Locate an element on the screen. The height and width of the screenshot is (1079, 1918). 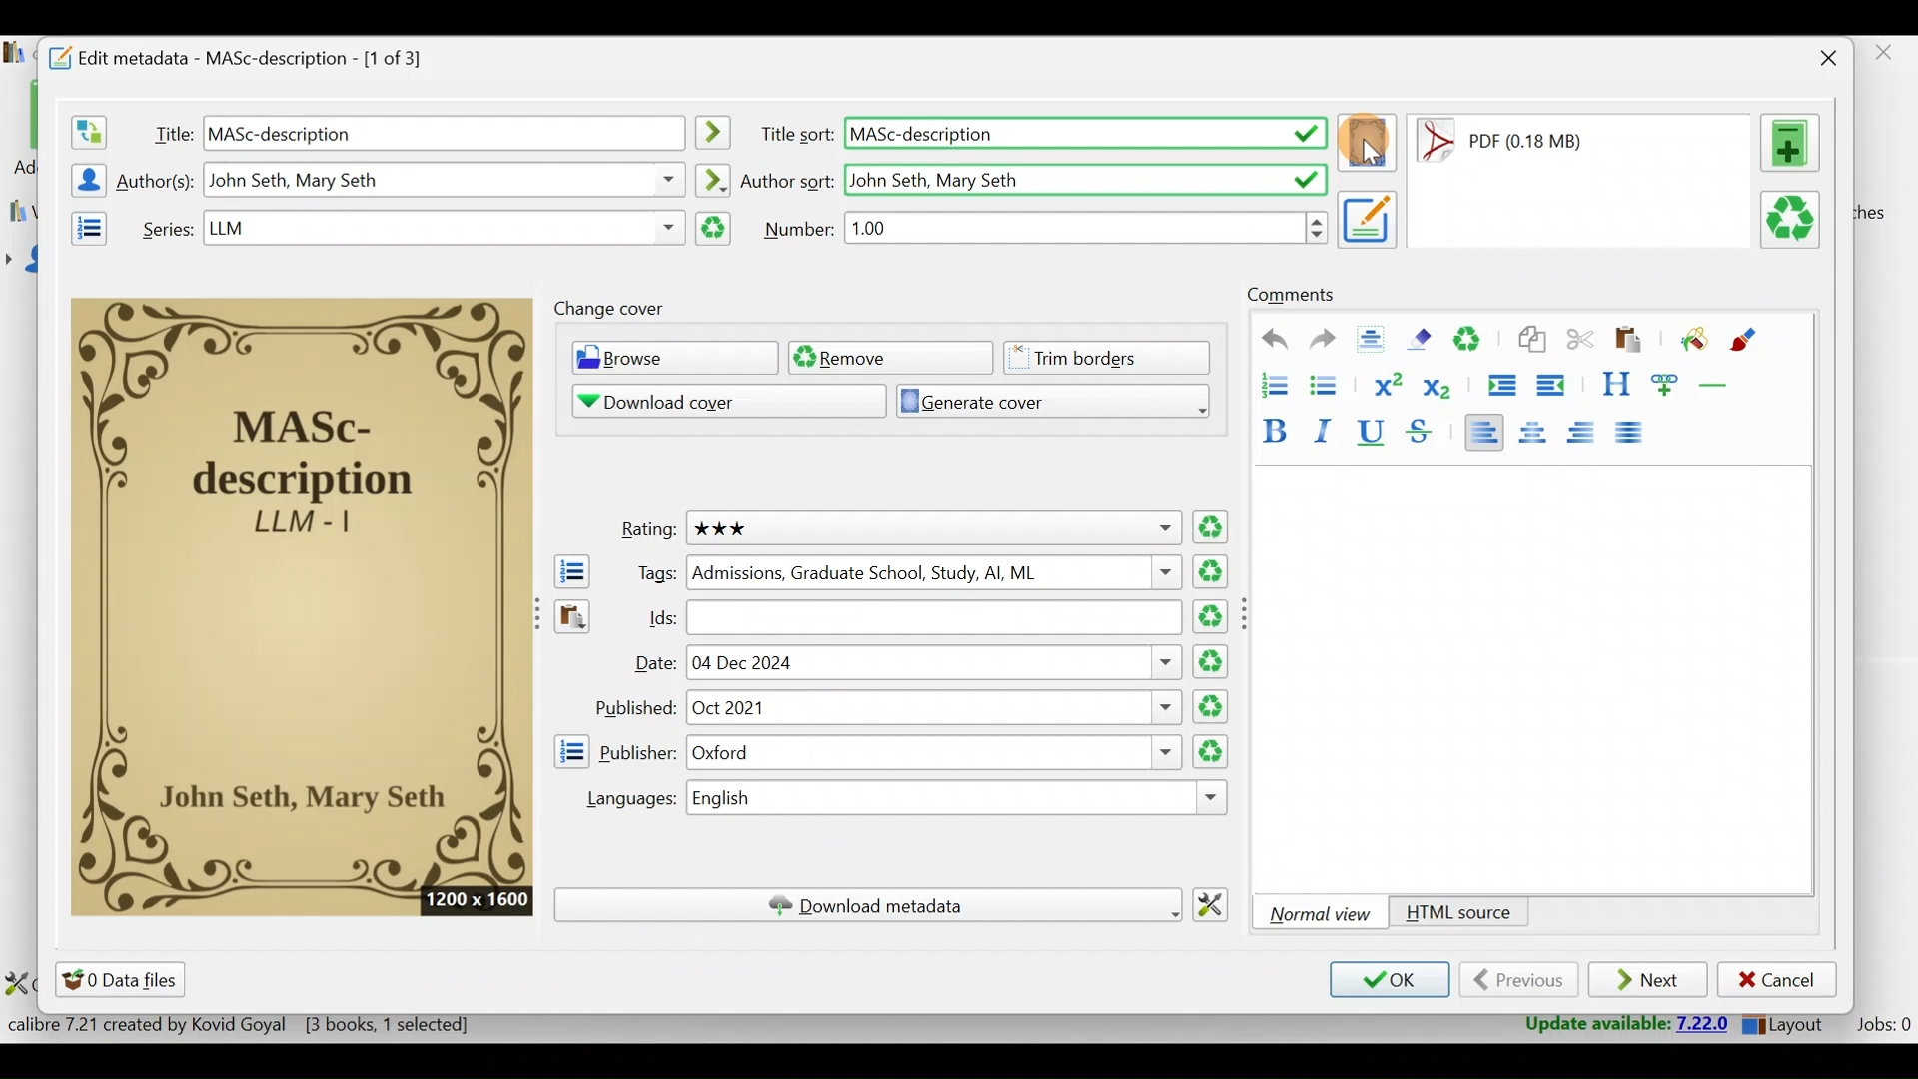
Browse is located at coordinates (669, 360).